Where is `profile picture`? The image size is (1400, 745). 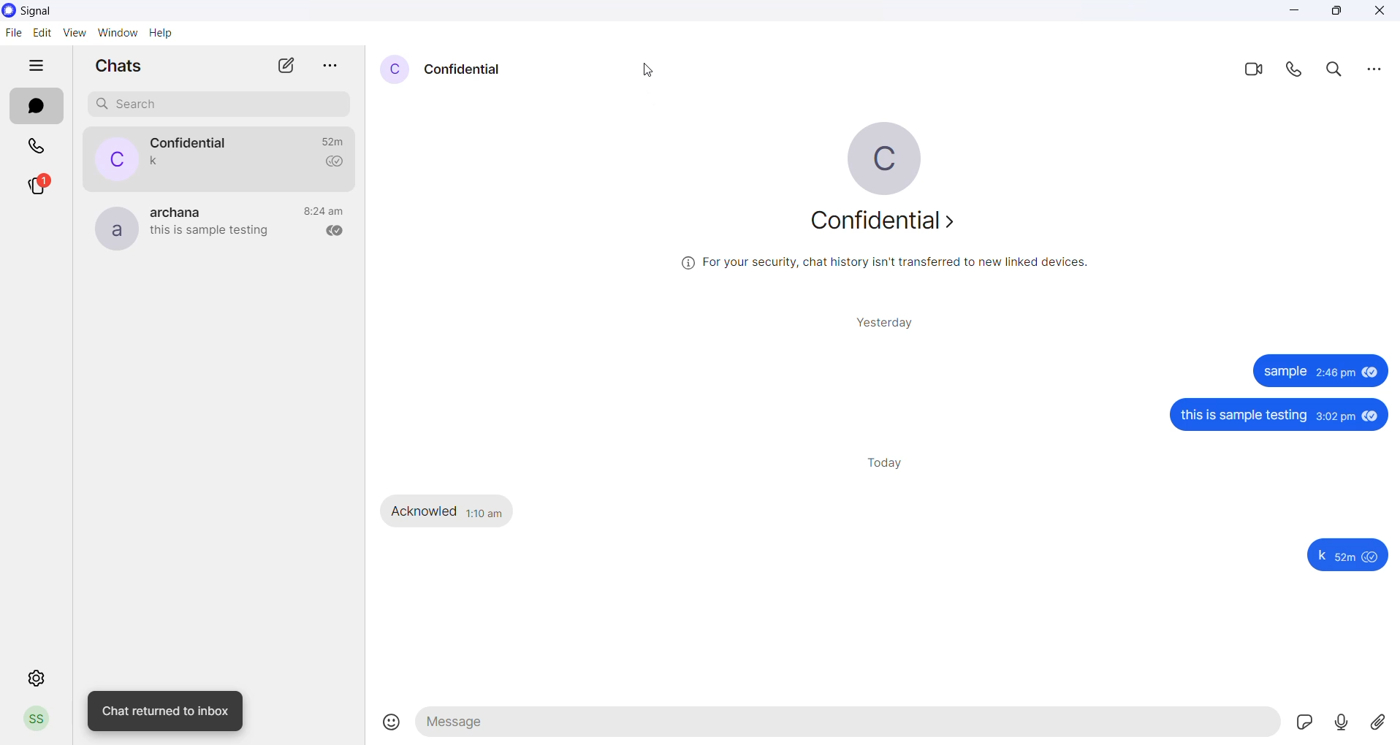 profile picture is located at coordinates (886, 158).